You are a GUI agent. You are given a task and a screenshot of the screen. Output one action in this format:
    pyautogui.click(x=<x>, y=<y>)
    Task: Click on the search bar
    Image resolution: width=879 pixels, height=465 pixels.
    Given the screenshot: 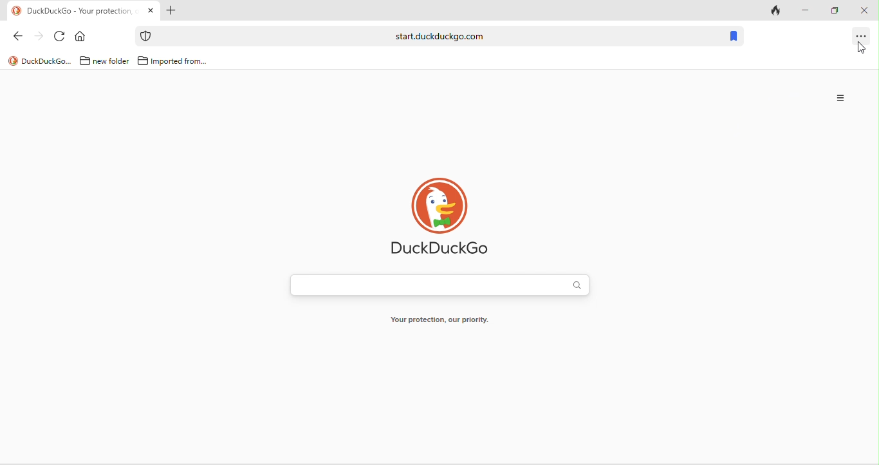 What is the action you would take?
    pyautogui.click(x=439, y=285)
    